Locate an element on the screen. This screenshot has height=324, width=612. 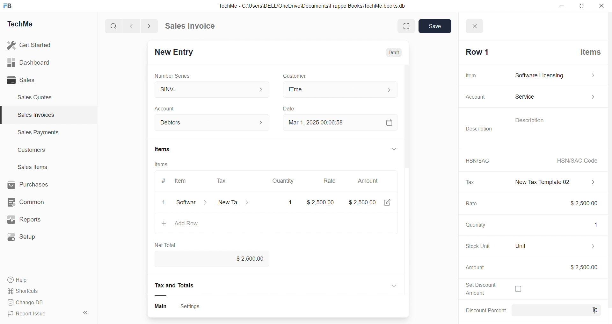
Minimize is located at coordinates (564, 6).